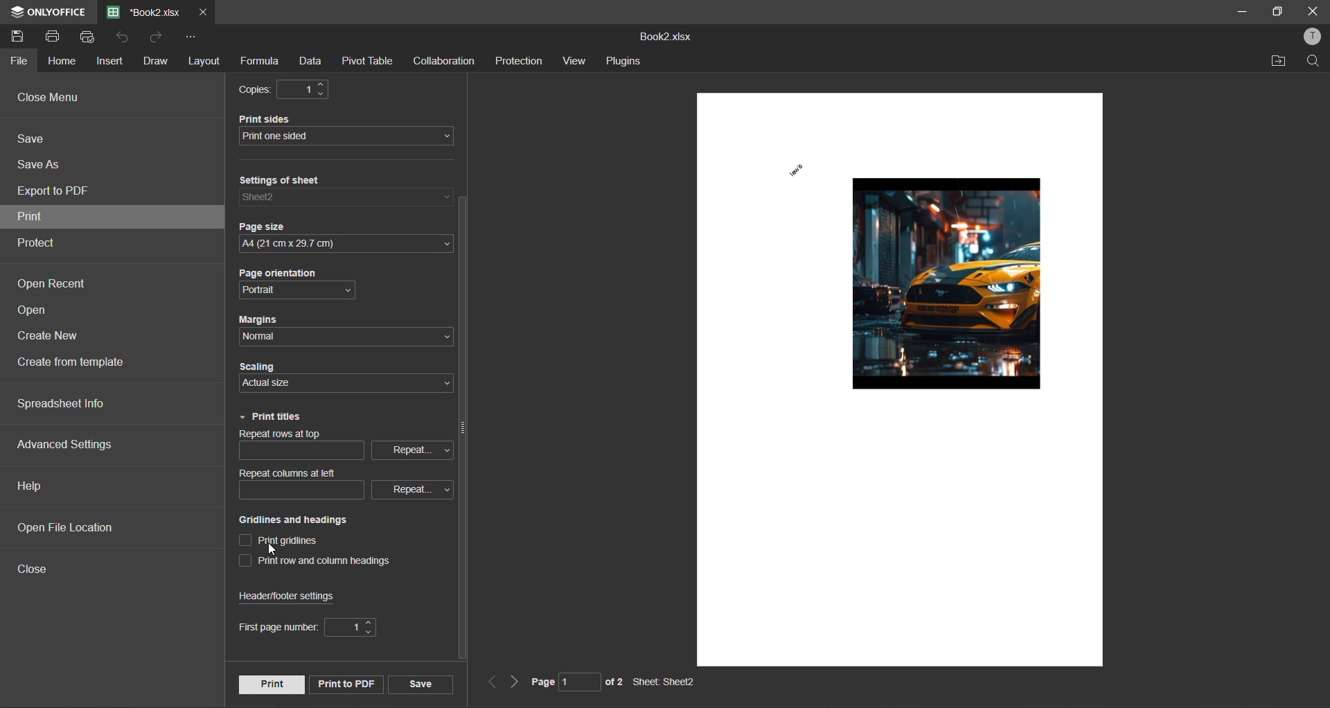 The width and height of the screenshot is (1330, 708). I want to click on print preview without gridlines, so click(921, 297).